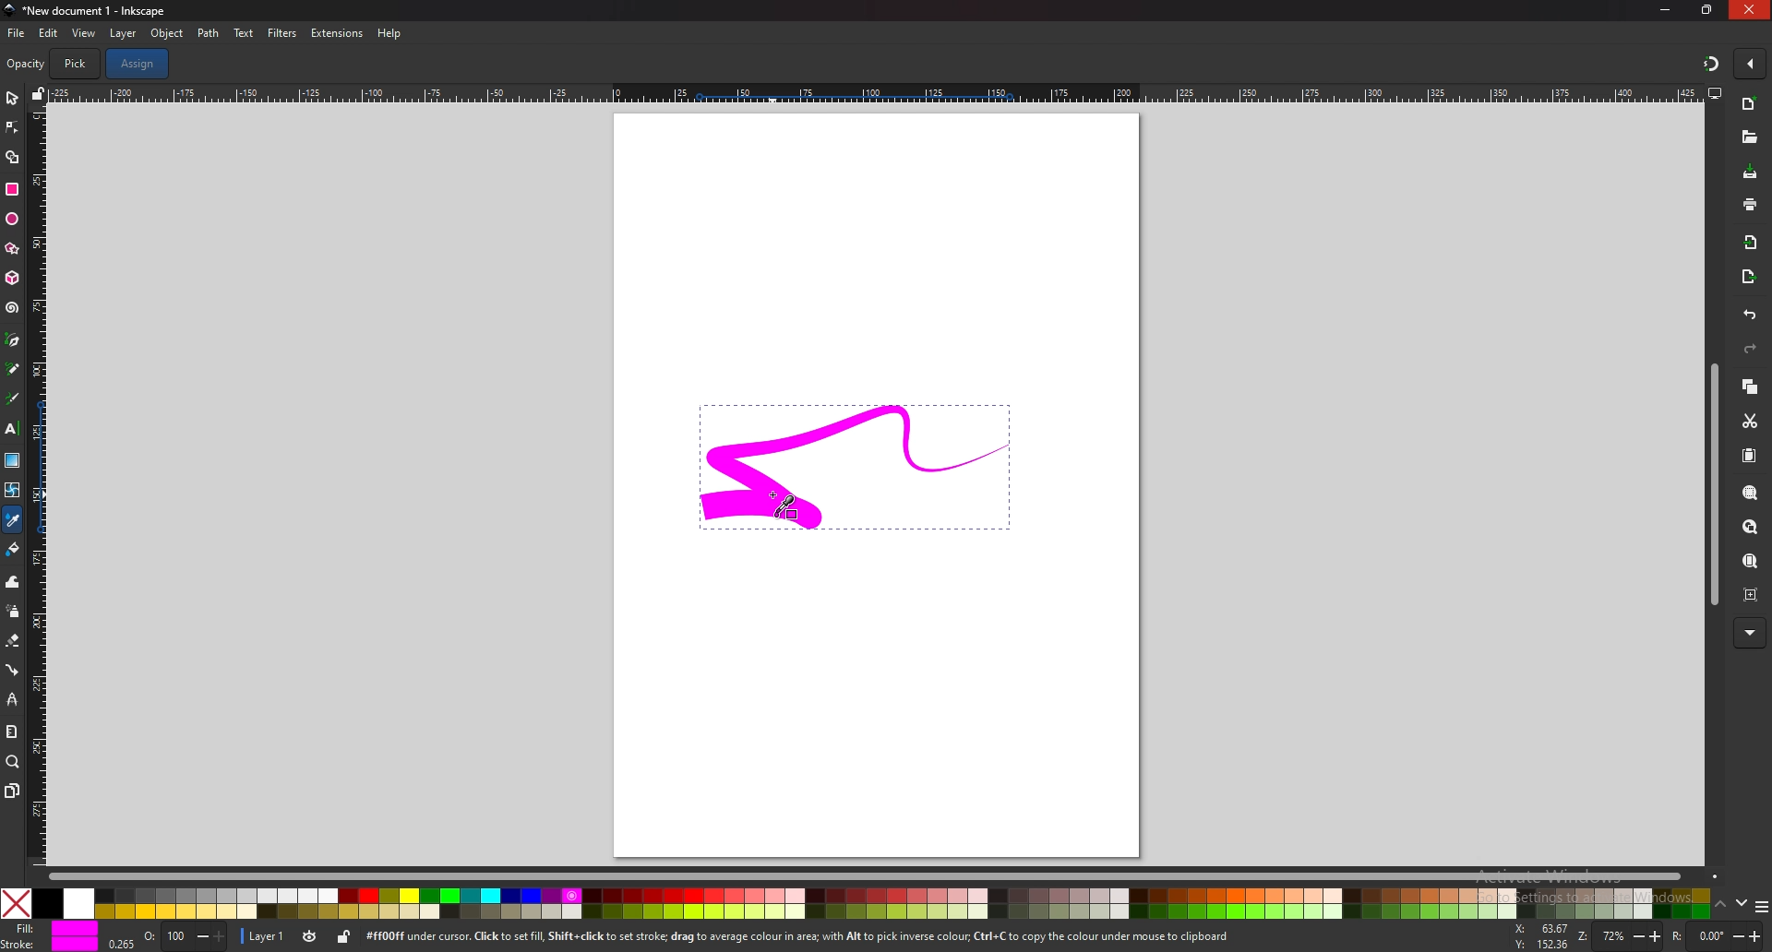  I want to click on more colors, so click(1761, 907).